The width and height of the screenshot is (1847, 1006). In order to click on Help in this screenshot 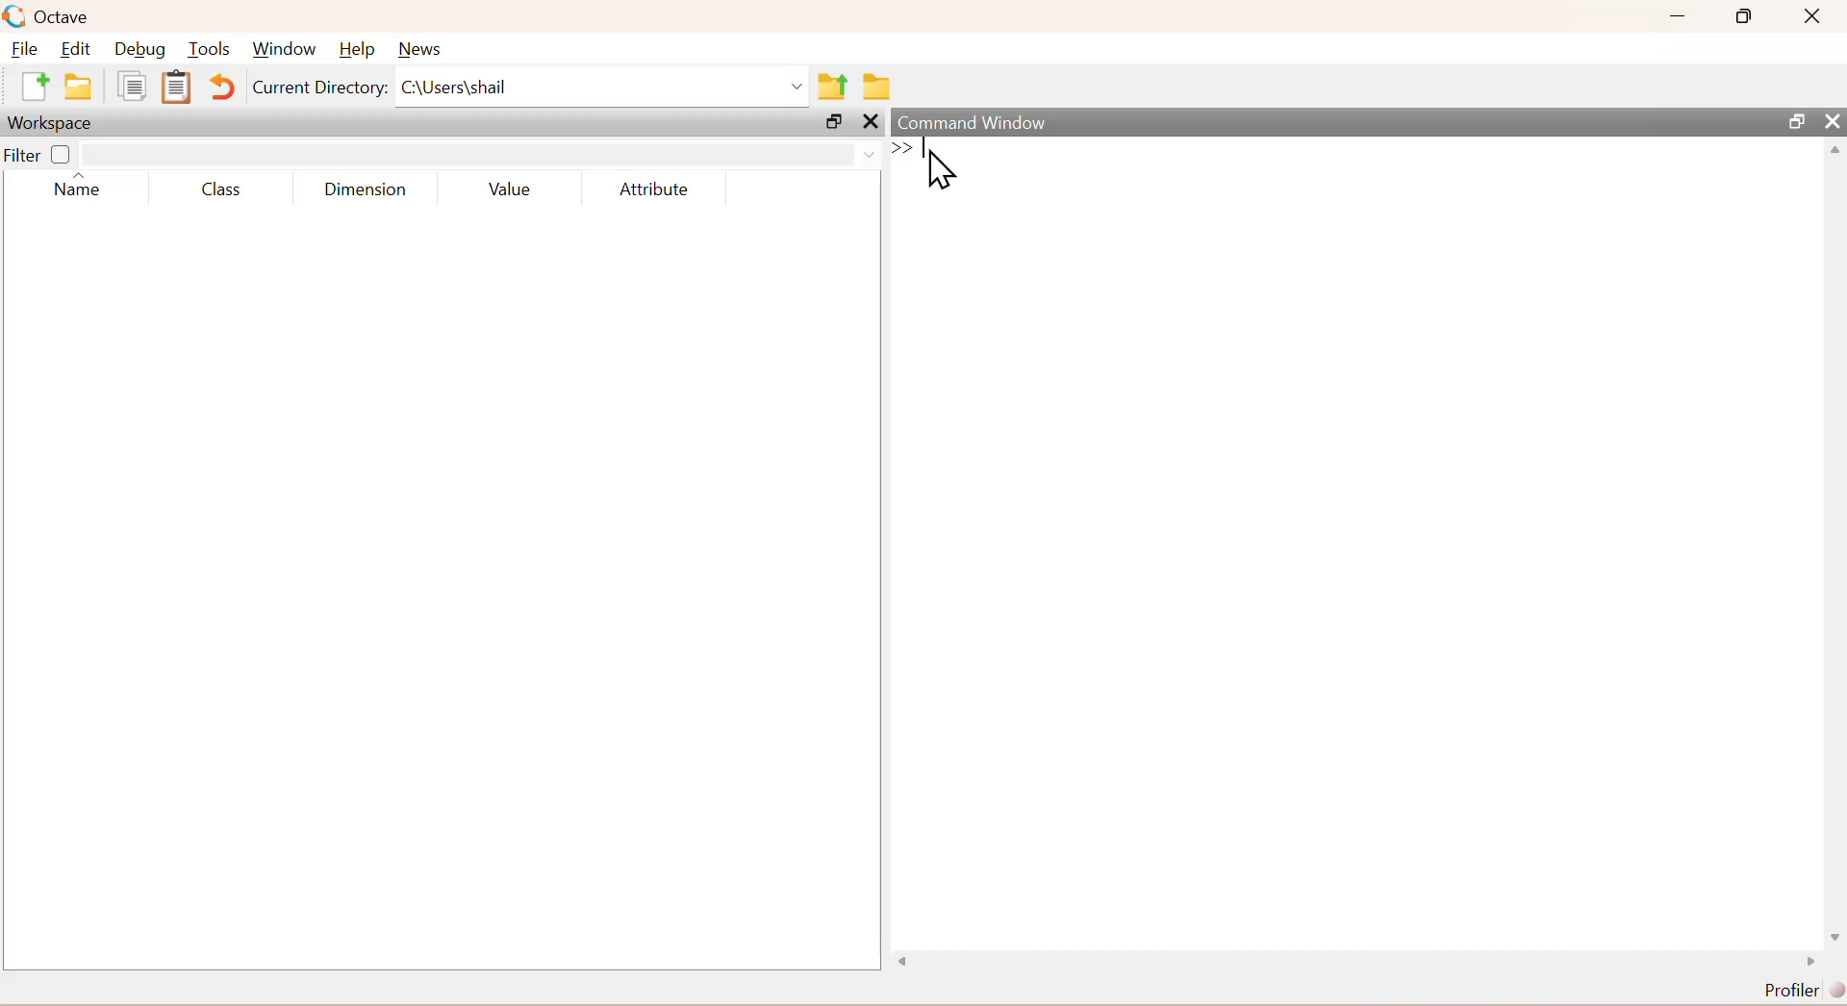, I will do `click(359, 44)`.